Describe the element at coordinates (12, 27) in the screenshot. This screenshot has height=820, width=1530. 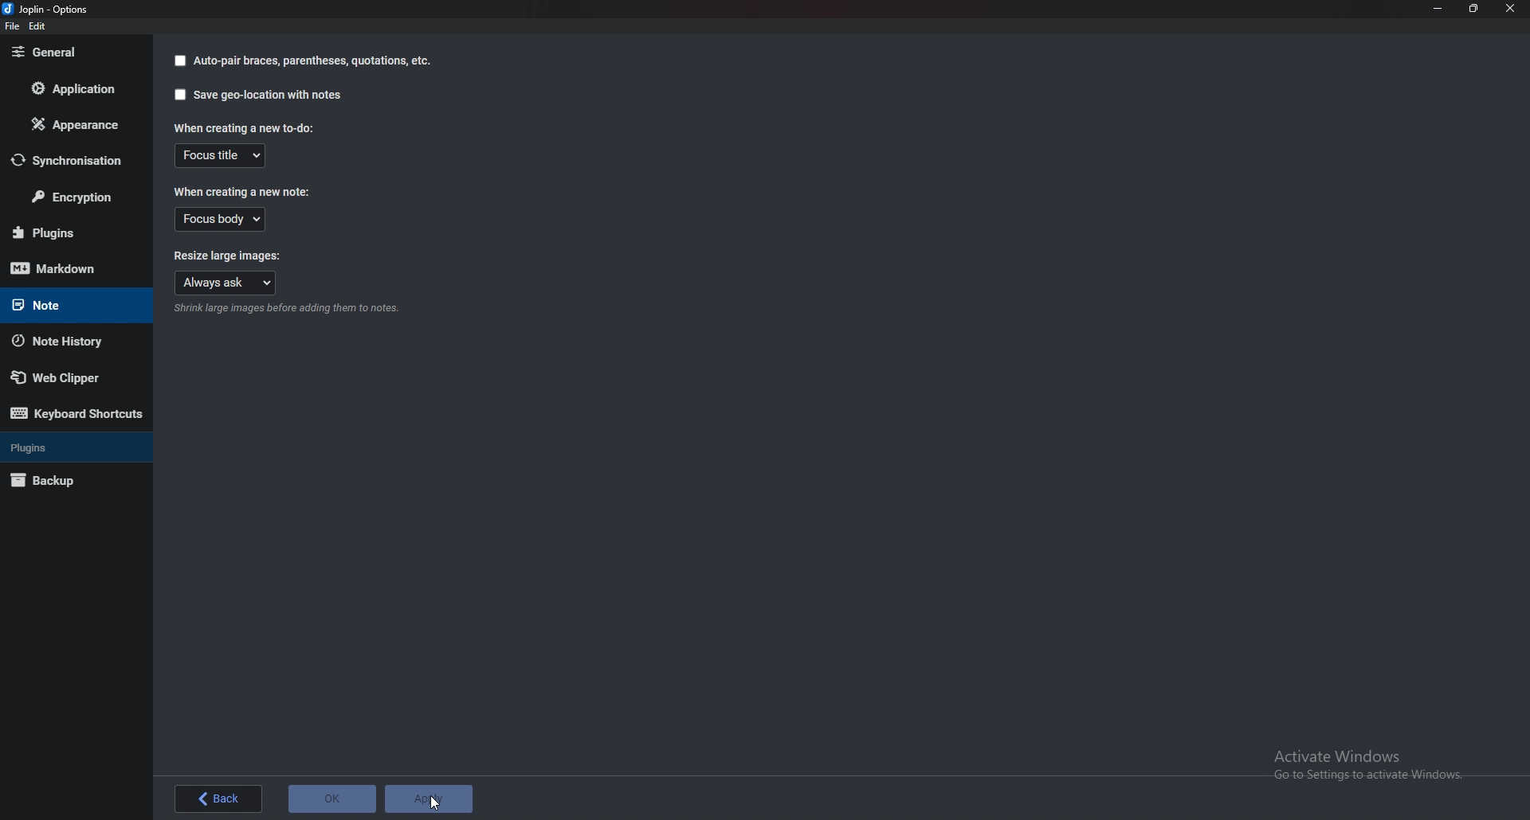
I see `file` at that location.